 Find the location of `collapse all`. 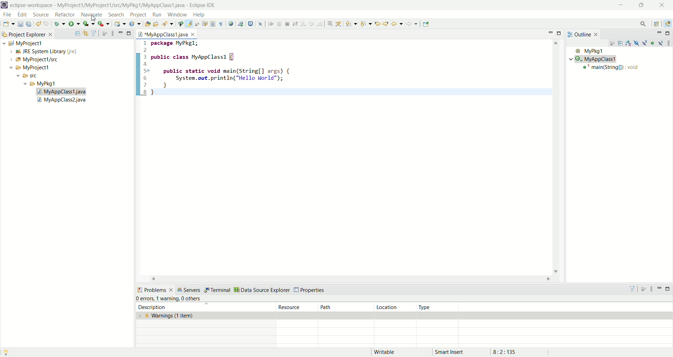

collapse all is located at coordinates (77, 34).